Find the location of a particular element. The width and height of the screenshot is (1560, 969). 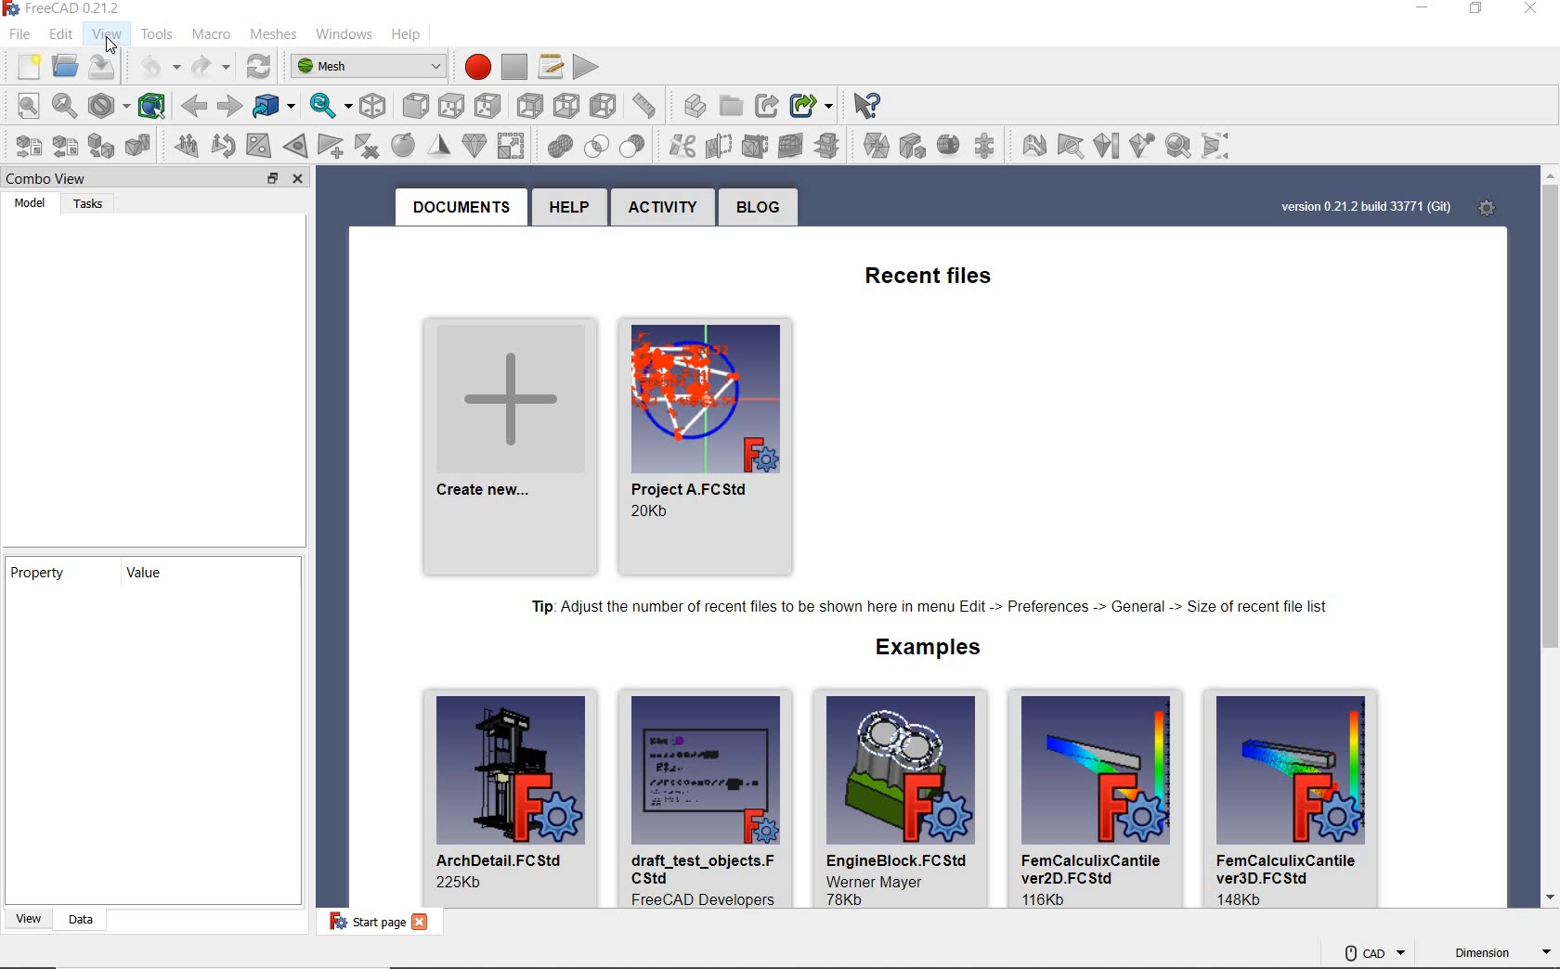

macros is located at coordinates (547, 64).